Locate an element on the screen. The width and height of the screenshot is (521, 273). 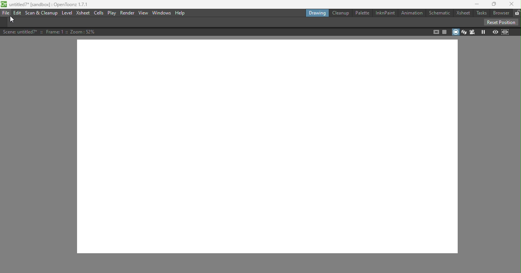
3D view is located at coordinates (463, 32).